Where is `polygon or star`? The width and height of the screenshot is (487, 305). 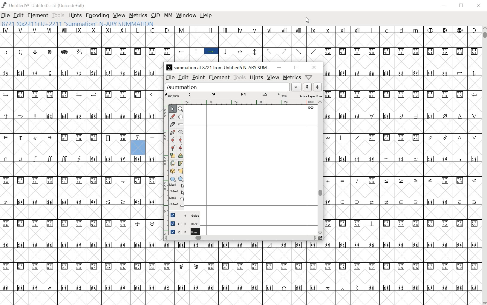 polygon or star is located at coordinates (181, 178).